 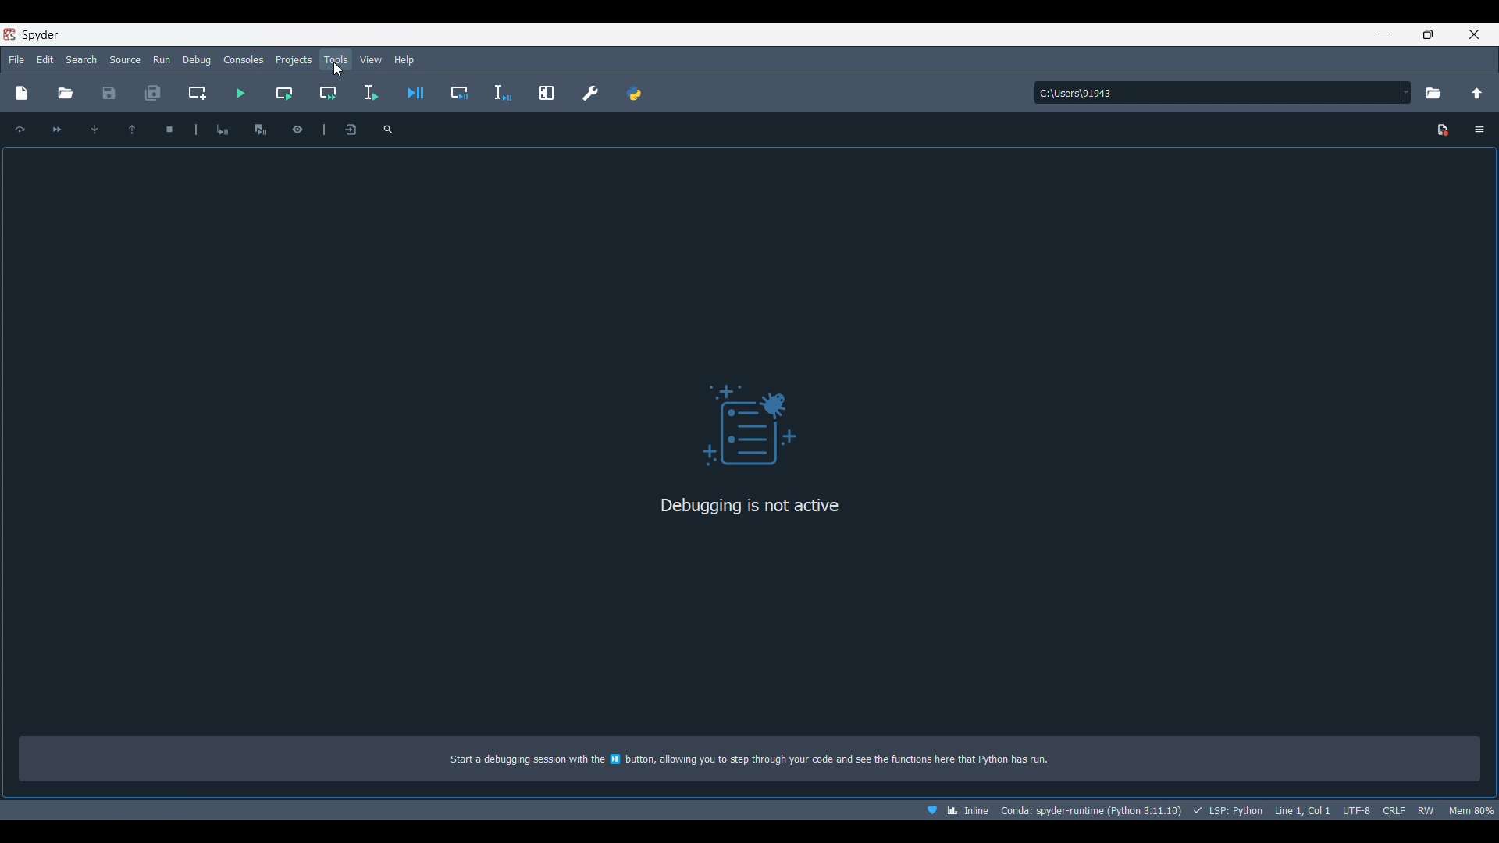 I want to click on Create new cell at current line, so click(x=196, y=93).